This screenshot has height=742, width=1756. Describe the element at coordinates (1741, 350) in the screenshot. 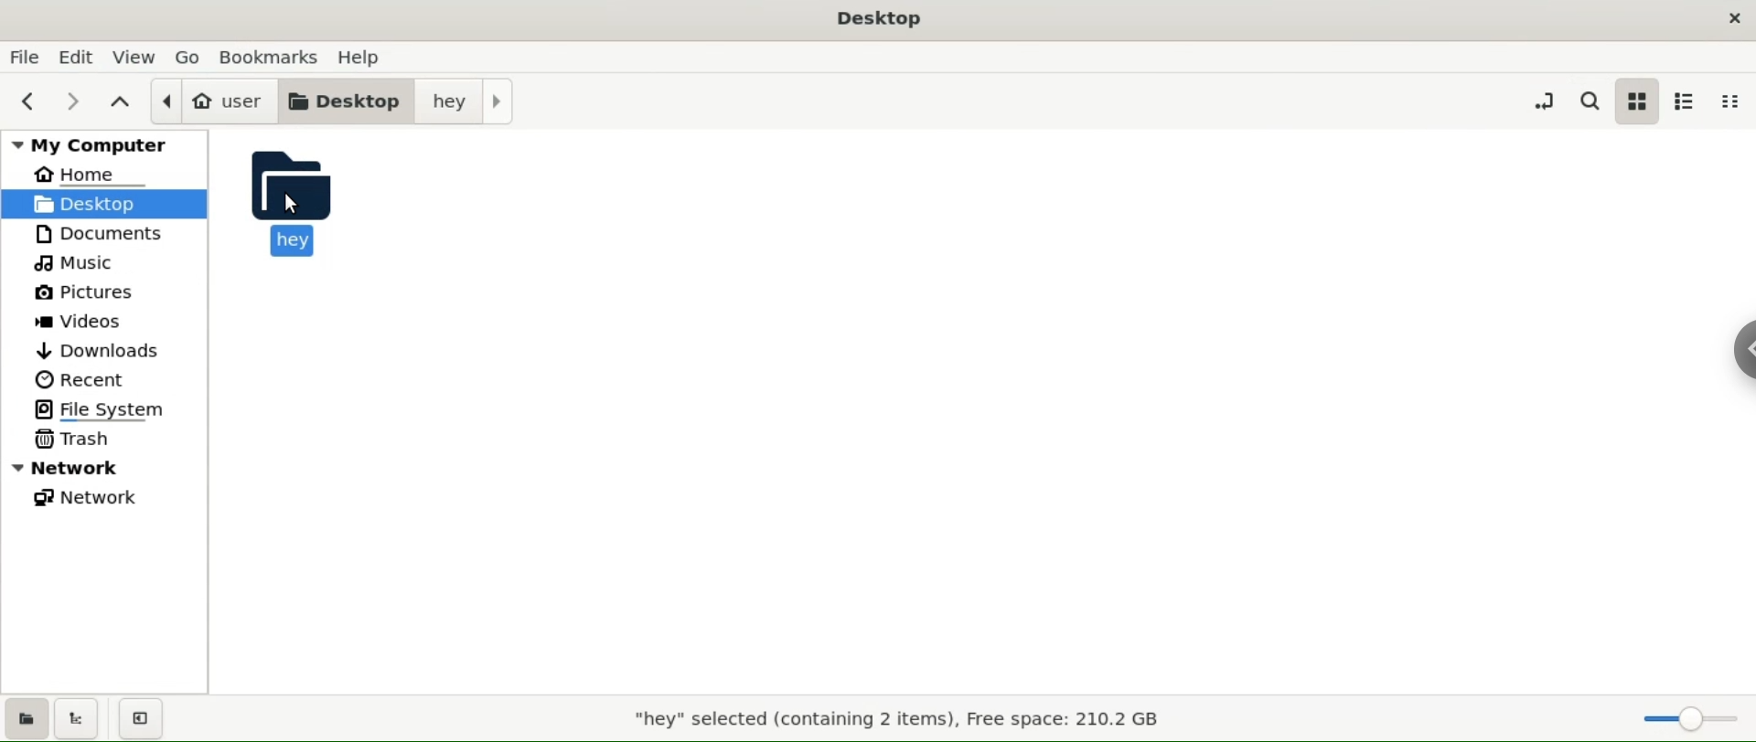

I see `Chrome options` at that location.